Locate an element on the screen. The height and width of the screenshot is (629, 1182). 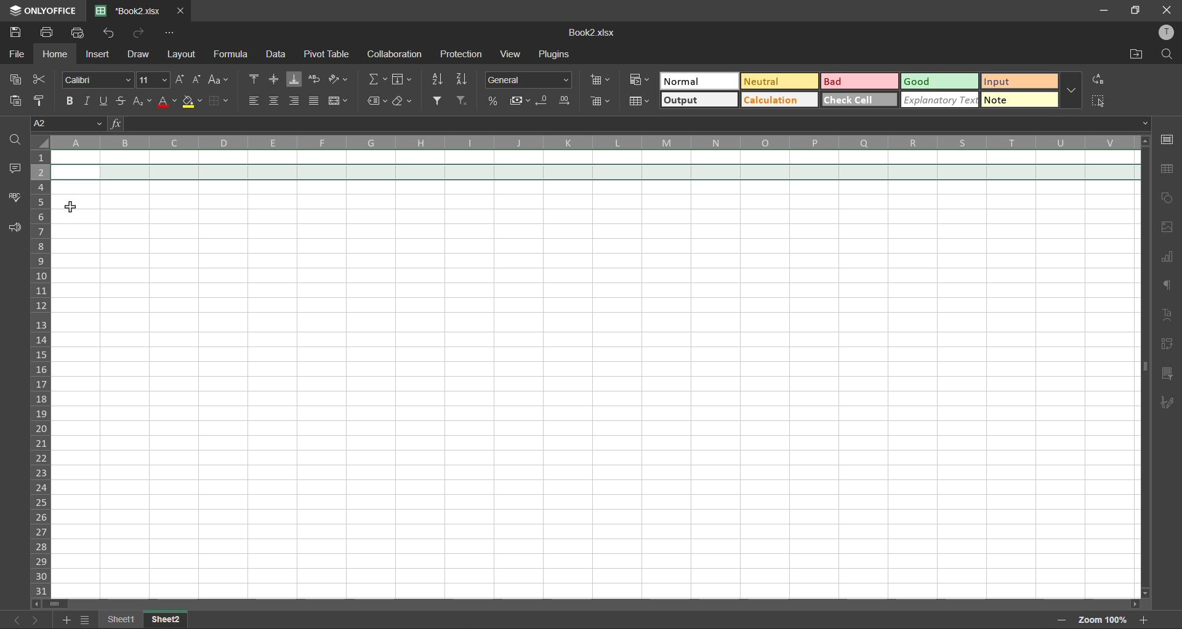
selected row is located at coordinates (597, 171).